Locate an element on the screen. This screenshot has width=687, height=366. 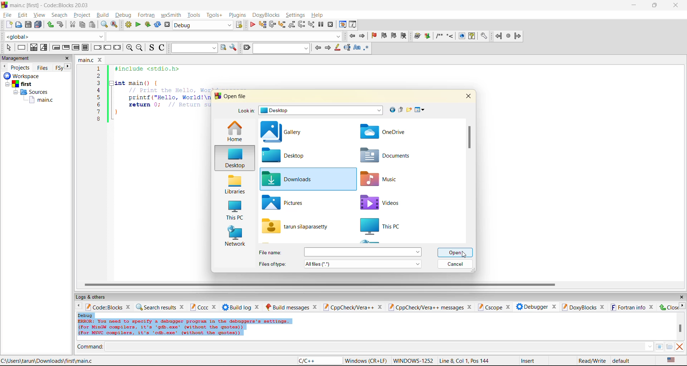
build and run is located at coordinates (148, 25).